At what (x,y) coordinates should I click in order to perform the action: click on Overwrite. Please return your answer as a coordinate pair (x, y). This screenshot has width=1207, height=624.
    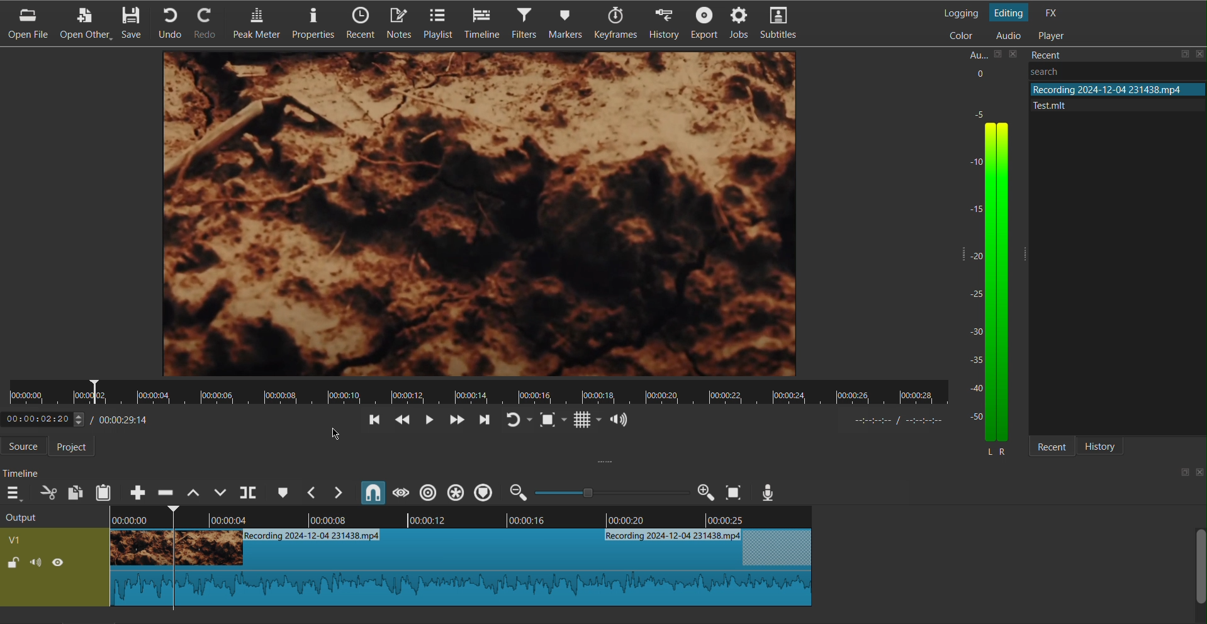
    Looking at the image, I should click on (220, 492).